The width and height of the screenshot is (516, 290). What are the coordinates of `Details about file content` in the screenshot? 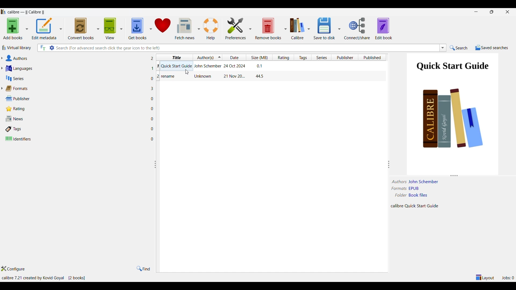 It's located at (417, 205).